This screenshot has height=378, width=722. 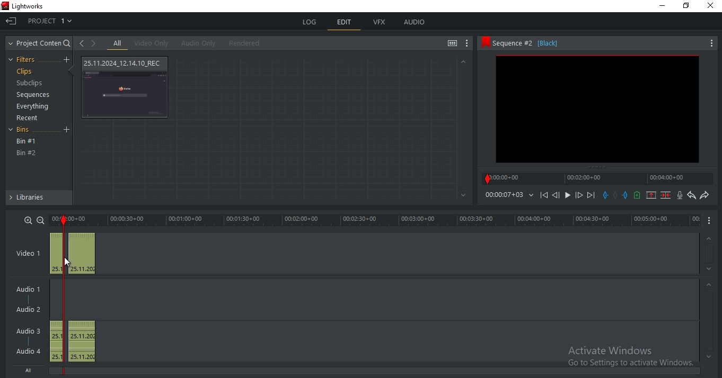 What do you see at coordinates (34, 106) in the screenshot?
I see `everything` at bounding box center [34, 106].